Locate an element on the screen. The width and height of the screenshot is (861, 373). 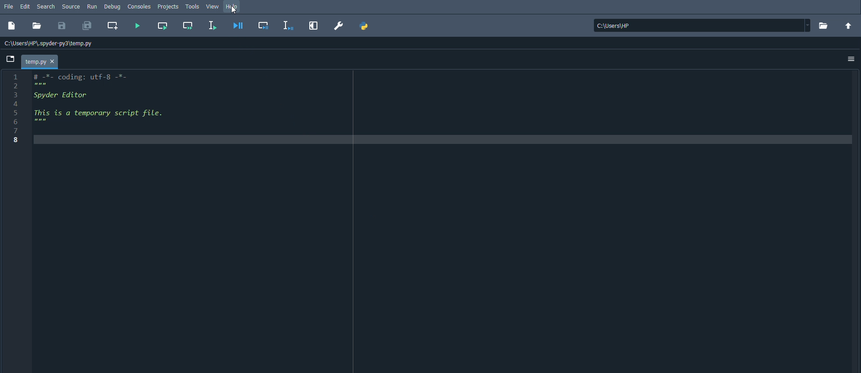
Preferences is located at coordinates (339, 26).